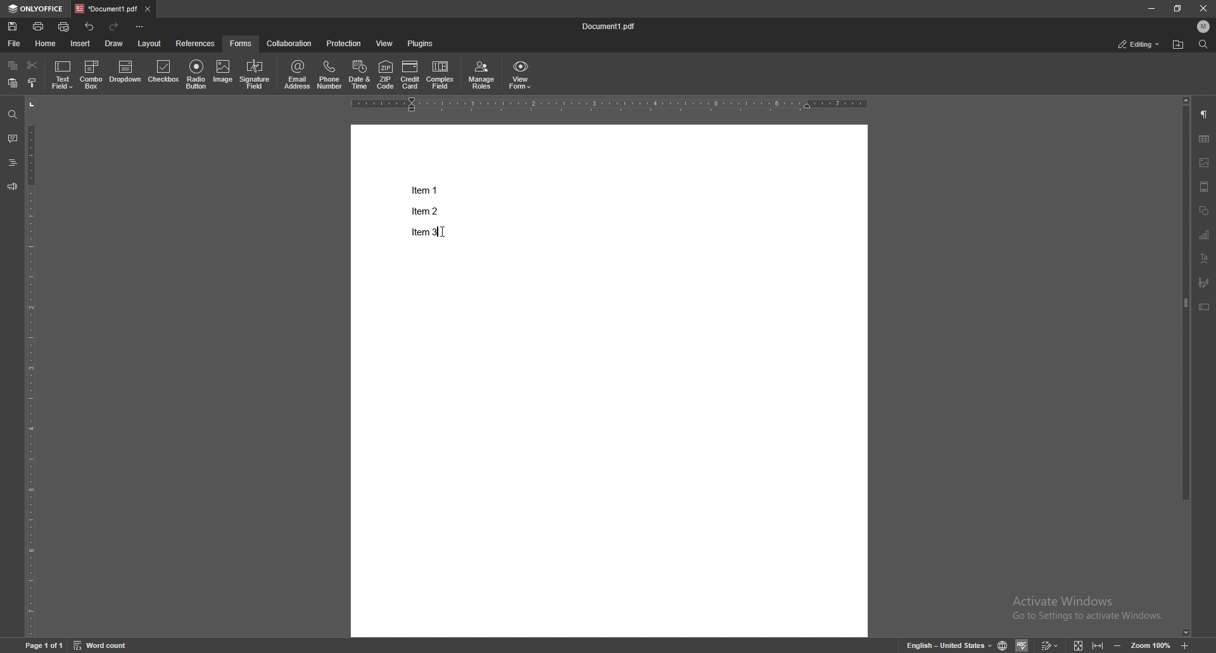  What do you see at coordinates (33, 82) in the screenshot?
I see `copy style` at bounding box center [33, 82].